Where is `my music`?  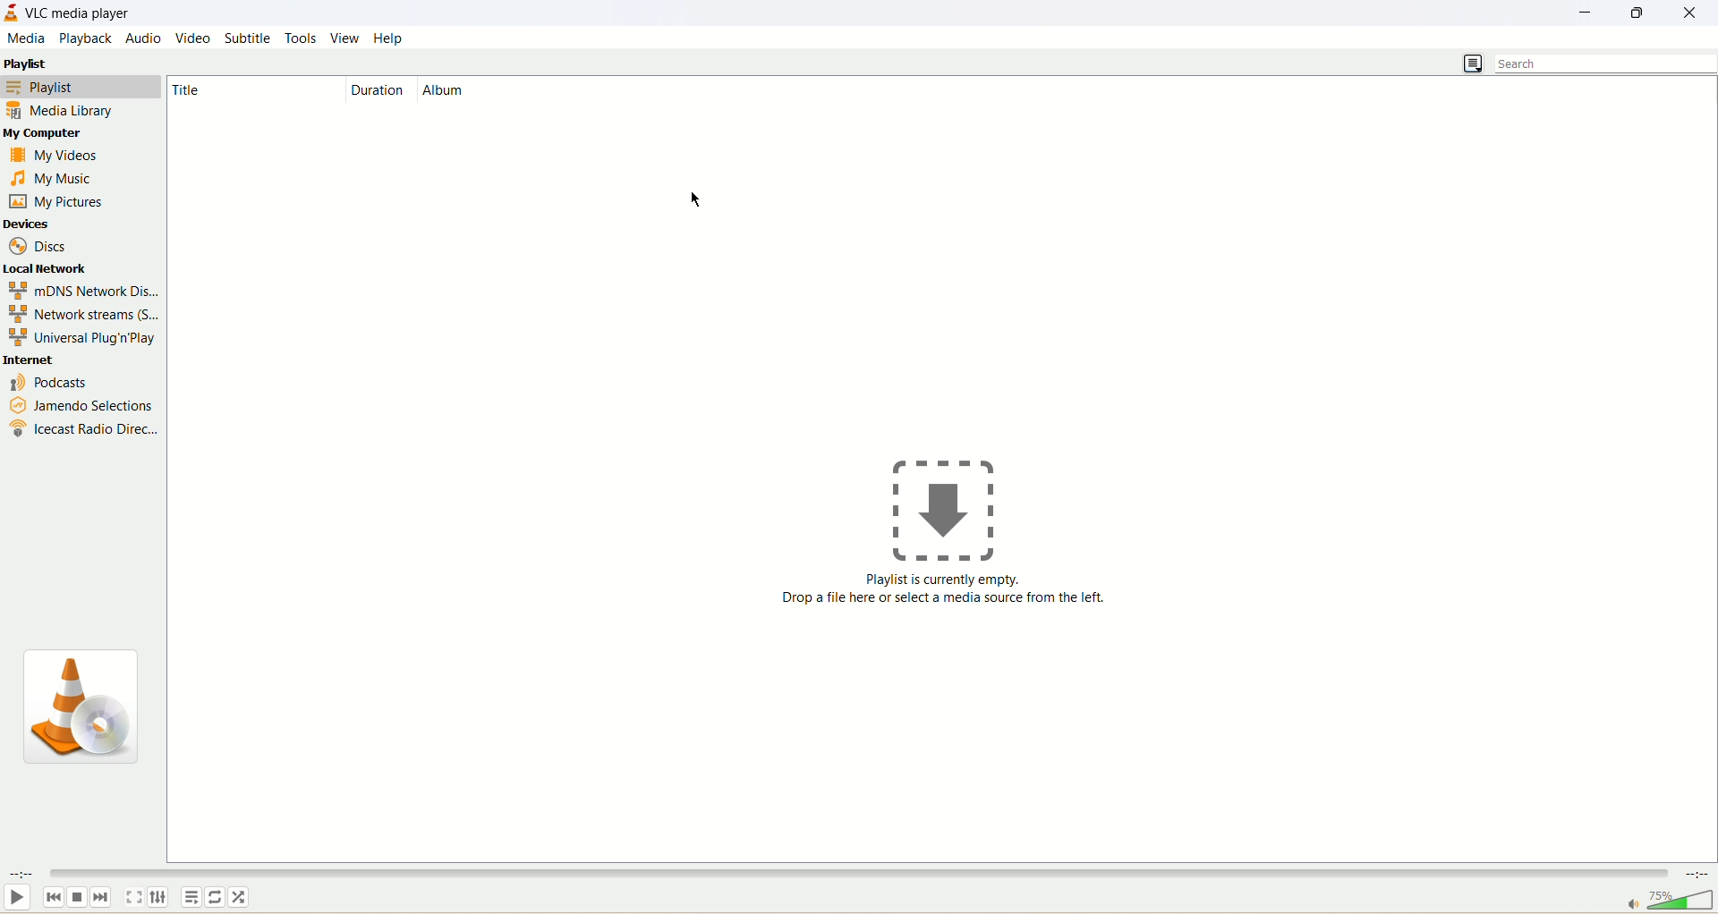
my music is located at coordinates (54, 176).